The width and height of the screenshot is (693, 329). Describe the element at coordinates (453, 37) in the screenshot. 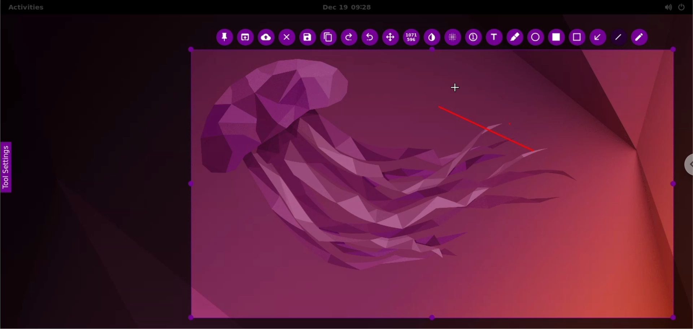

I see `pixellete ` at that location.